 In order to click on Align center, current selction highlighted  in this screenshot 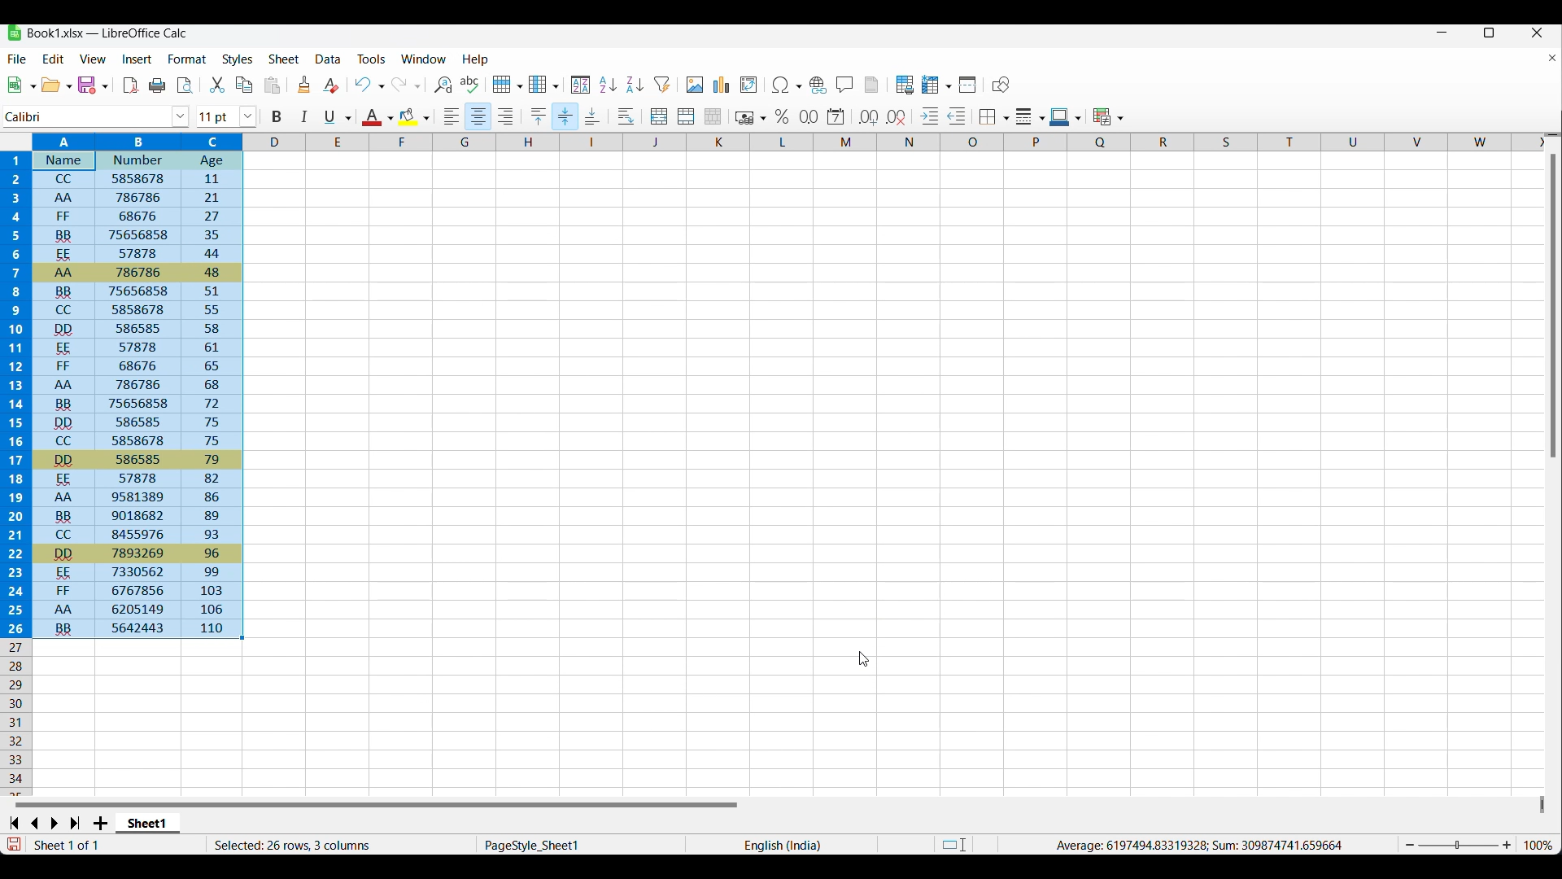, I will do `click(478, 116)`.